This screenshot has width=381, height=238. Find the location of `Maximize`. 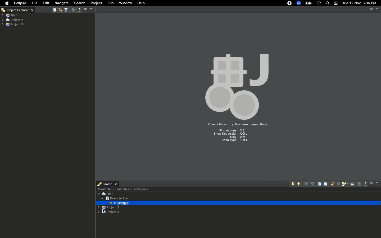

Maximize is located at coordinates (378, 10).